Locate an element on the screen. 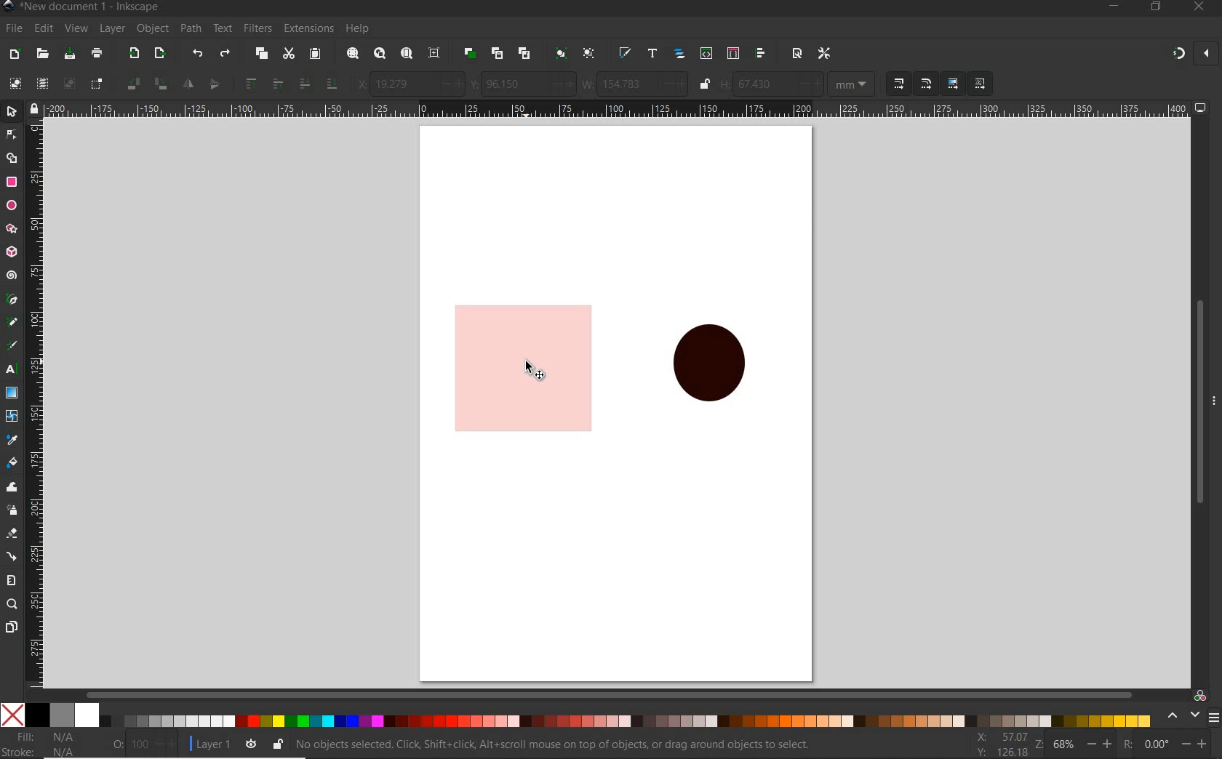 Image resolution: width=1222 pixels, height=759 pixels. raise to top is located at coordinates (252, 82).